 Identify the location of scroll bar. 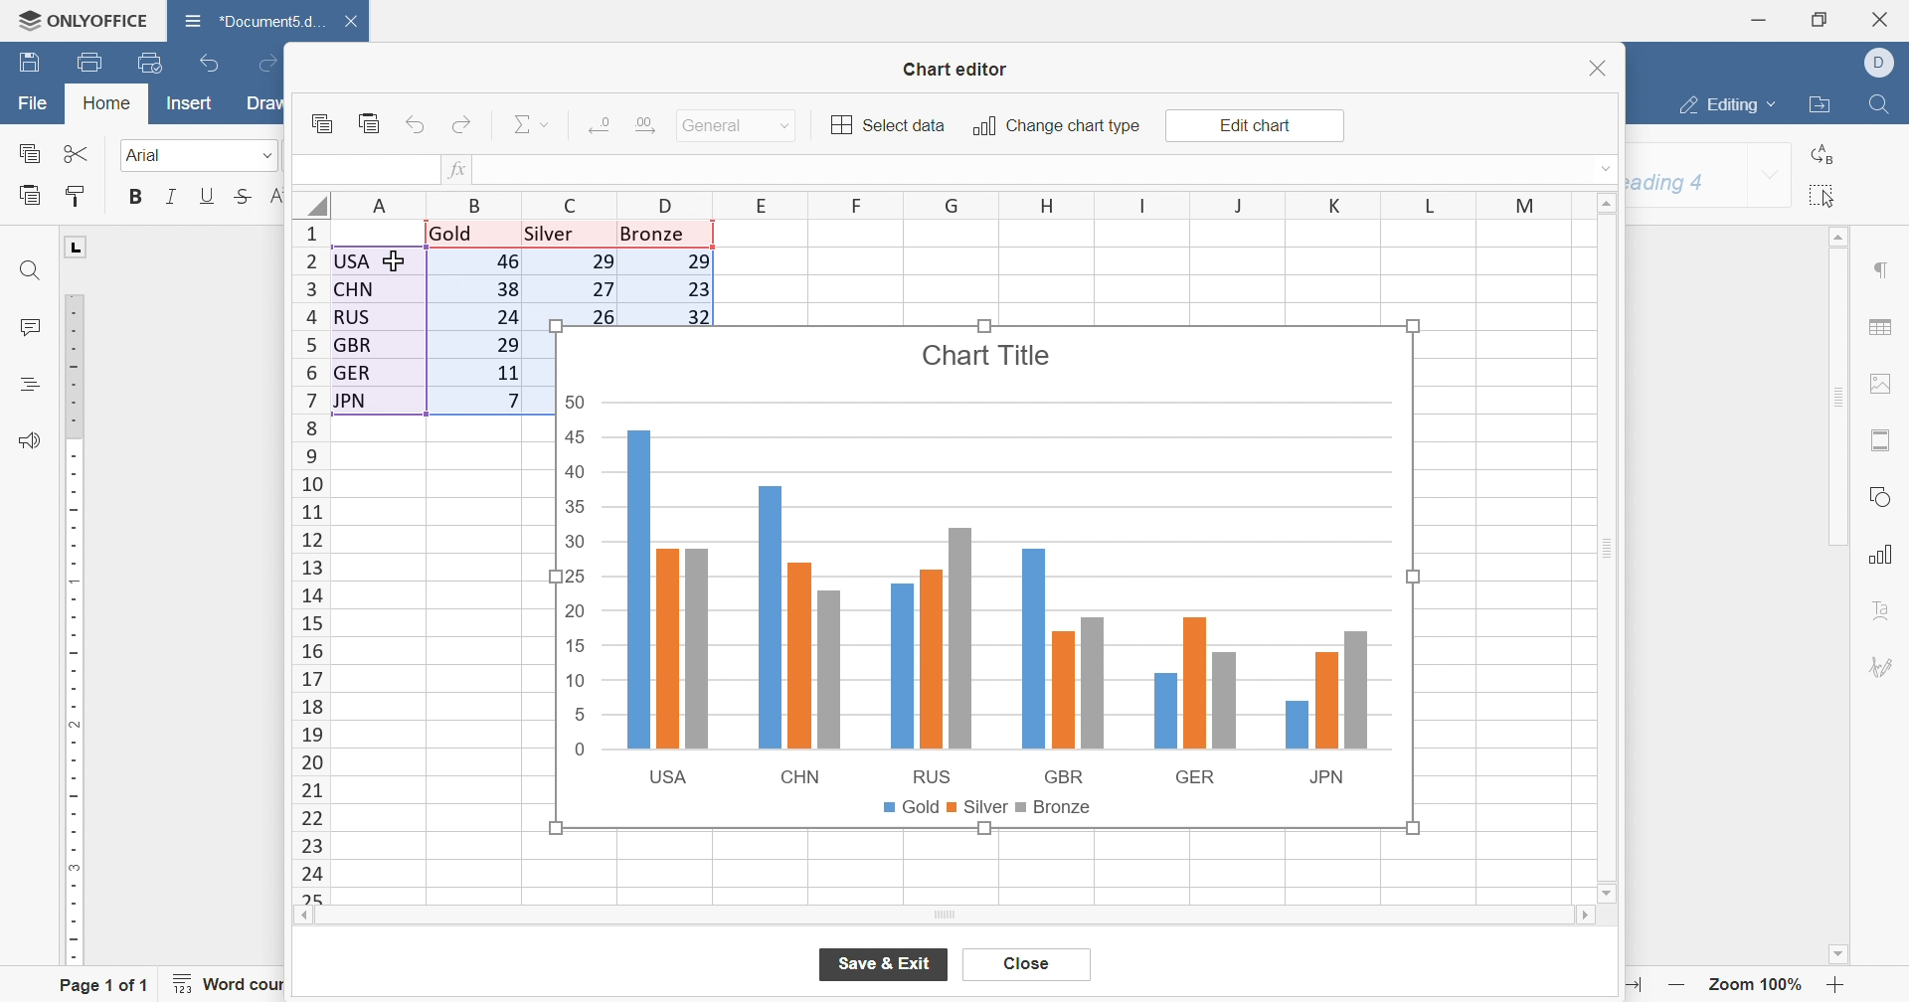
(1836, 388).